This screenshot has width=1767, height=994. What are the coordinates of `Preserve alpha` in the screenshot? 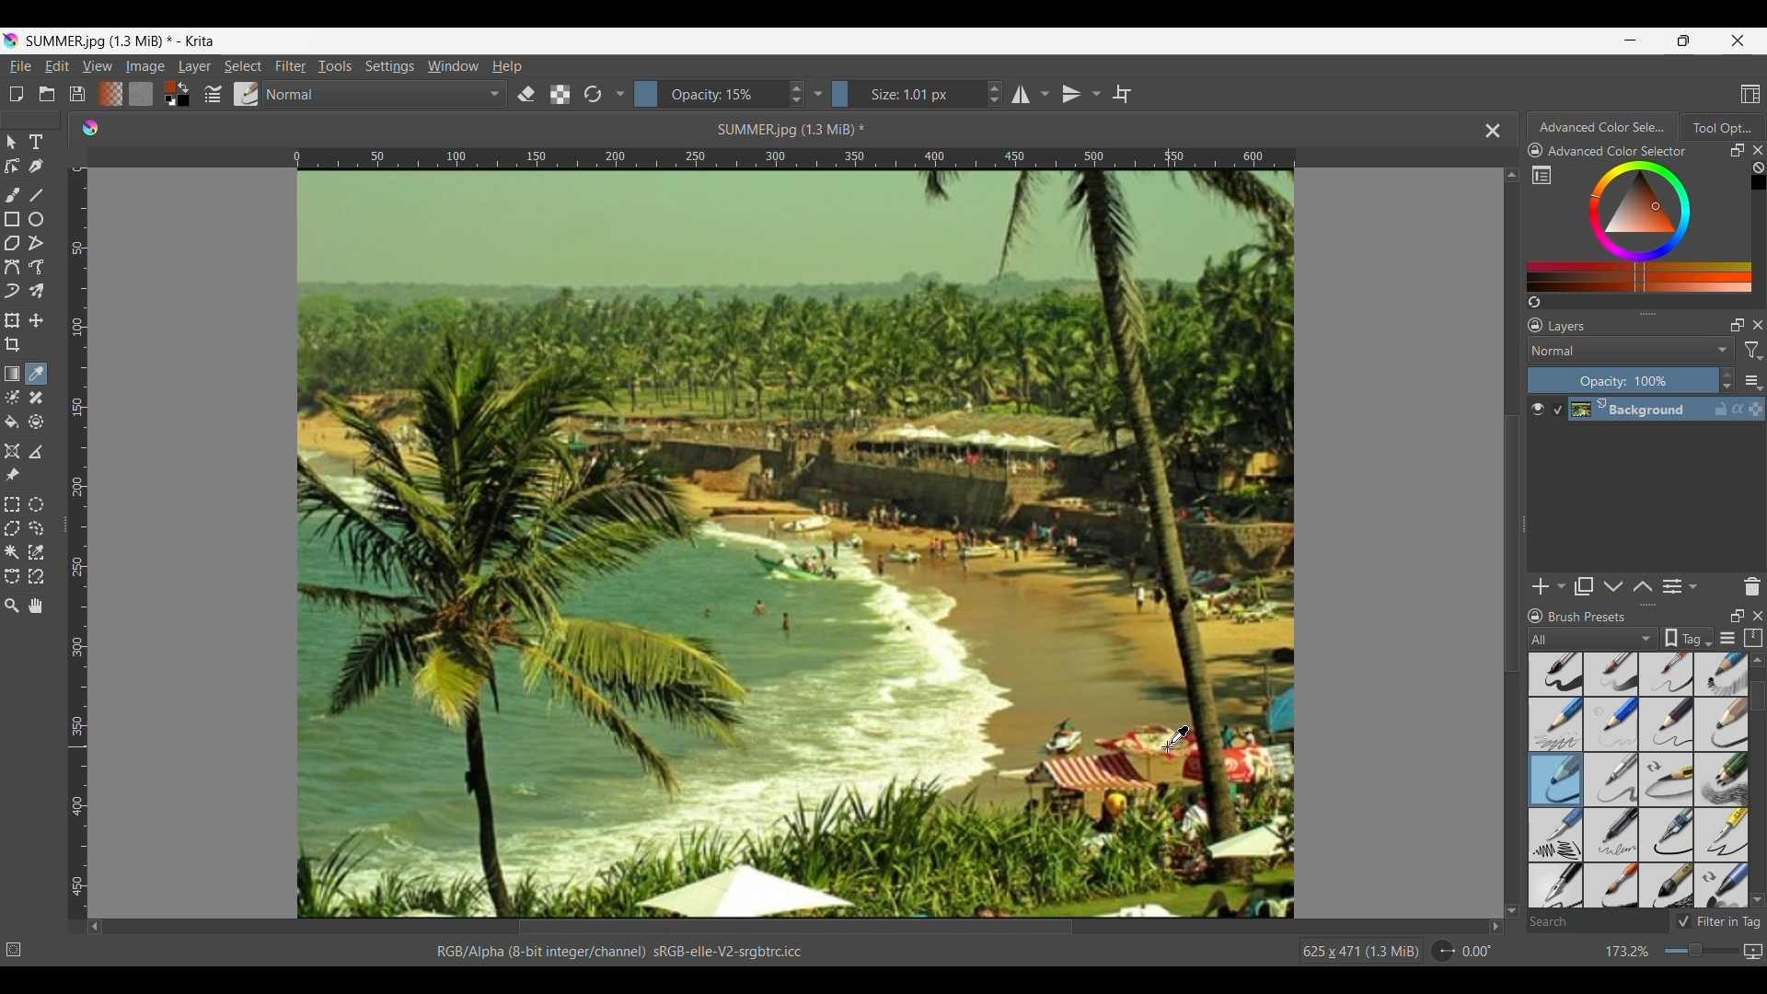 It's located at (560, 95).